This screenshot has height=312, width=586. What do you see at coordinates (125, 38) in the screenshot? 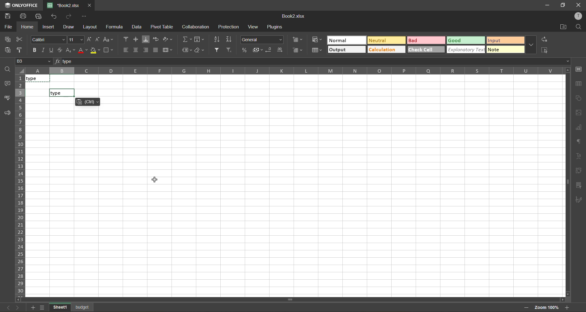
I see `align top` at bounding box center [125, 38].